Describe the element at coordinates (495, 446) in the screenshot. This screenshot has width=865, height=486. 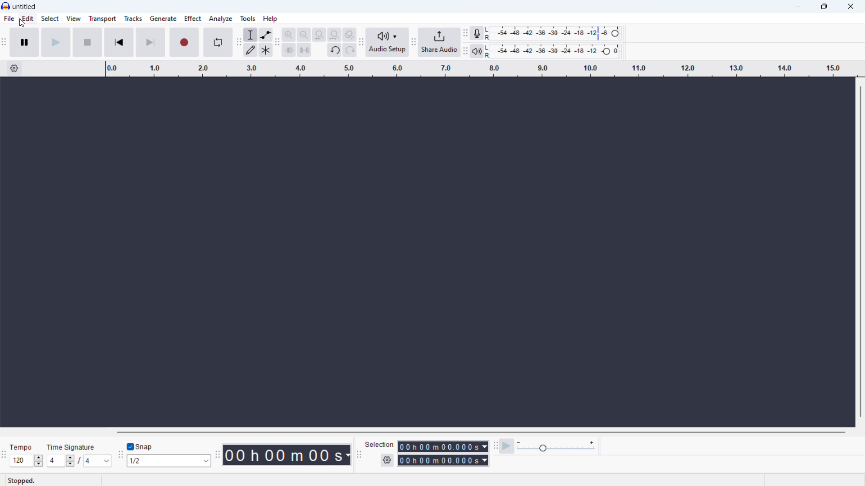
I see `play at speed toolbar` at that location.